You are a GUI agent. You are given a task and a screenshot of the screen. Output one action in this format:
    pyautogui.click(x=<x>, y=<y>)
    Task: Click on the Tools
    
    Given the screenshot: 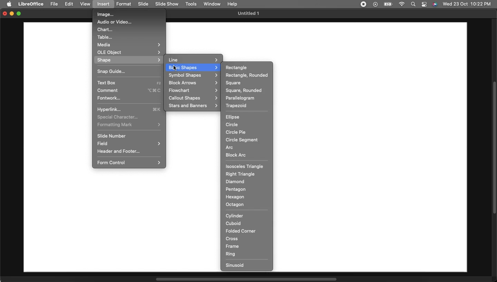 What is the action you would take?
    pyautogui.click(x=192, y=4)
    